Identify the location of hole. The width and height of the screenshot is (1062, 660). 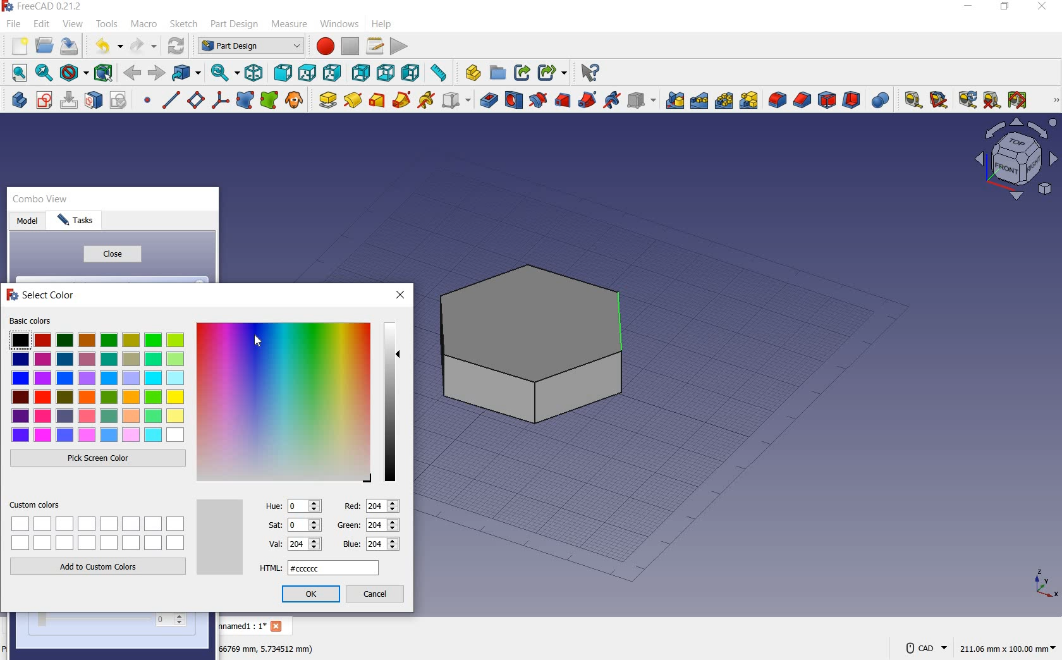
(513, 100).